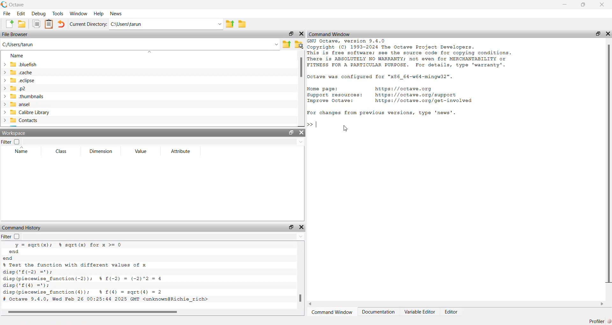  I want to click on One directory up, so click(230, 24).